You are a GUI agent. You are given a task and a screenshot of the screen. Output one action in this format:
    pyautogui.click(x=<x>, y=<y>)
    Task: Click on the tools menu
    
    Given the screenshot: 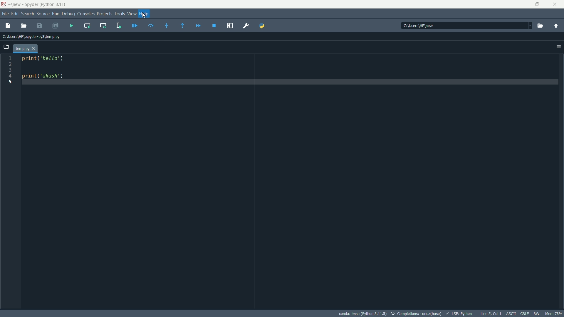 What is the action you would take?
    pyautogui.click(x=120, y=14)
    